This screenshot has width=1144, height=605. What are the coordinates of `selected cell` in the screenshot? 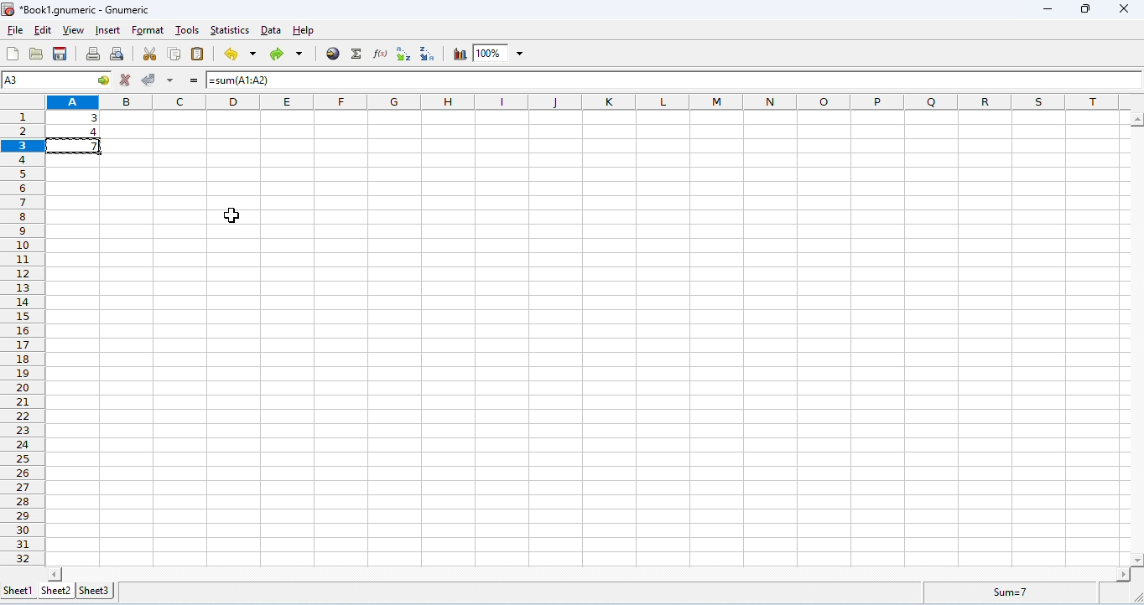 It's located at (56, 81).